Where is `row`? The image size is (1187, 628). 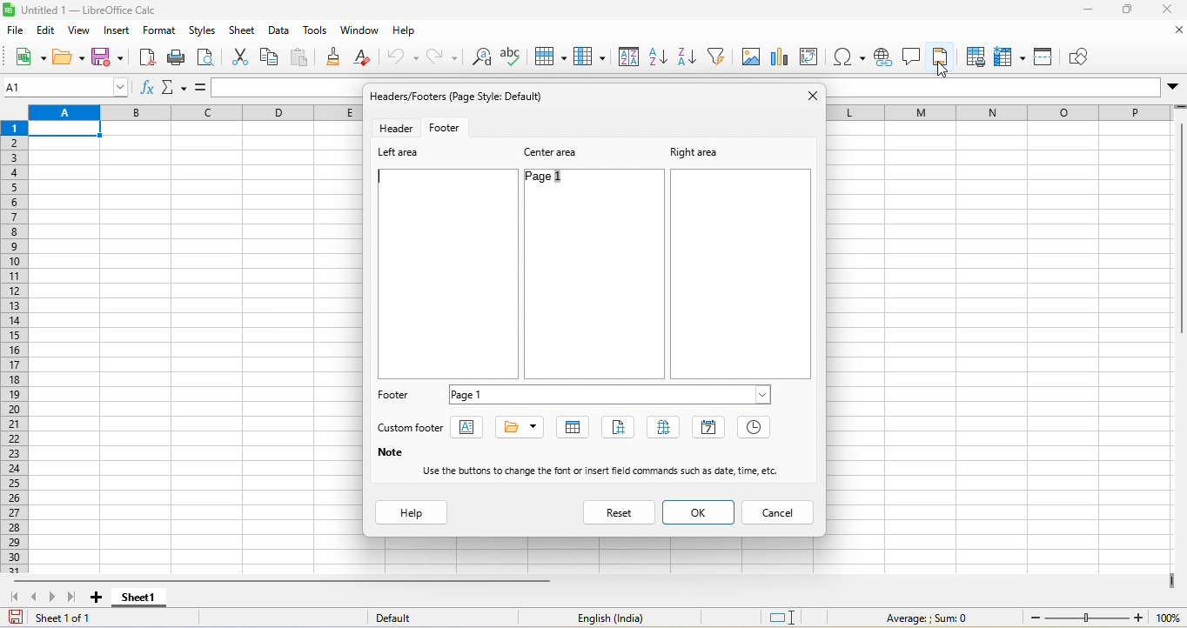 row is located at coordinates (554, 56).